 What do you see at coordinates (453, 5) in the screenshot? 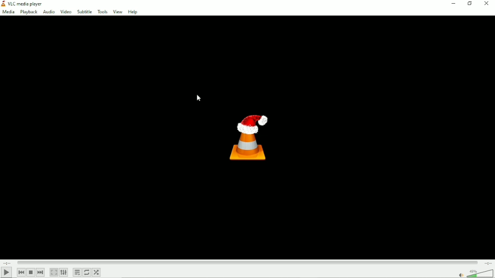
I see `Minimize` at bounding box center [453, 5].